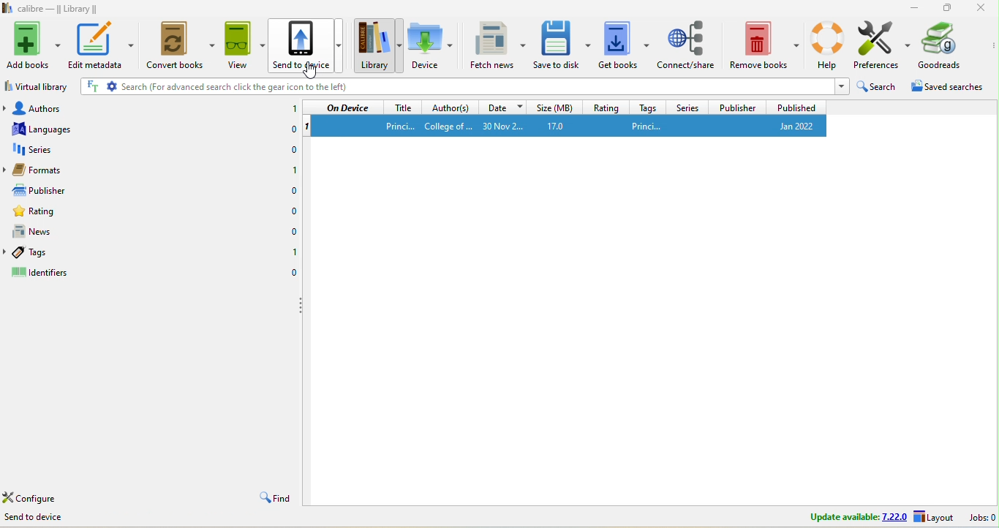  Describe the element at coordinates (287, 192) in the screenshot. I see `0` at that location.